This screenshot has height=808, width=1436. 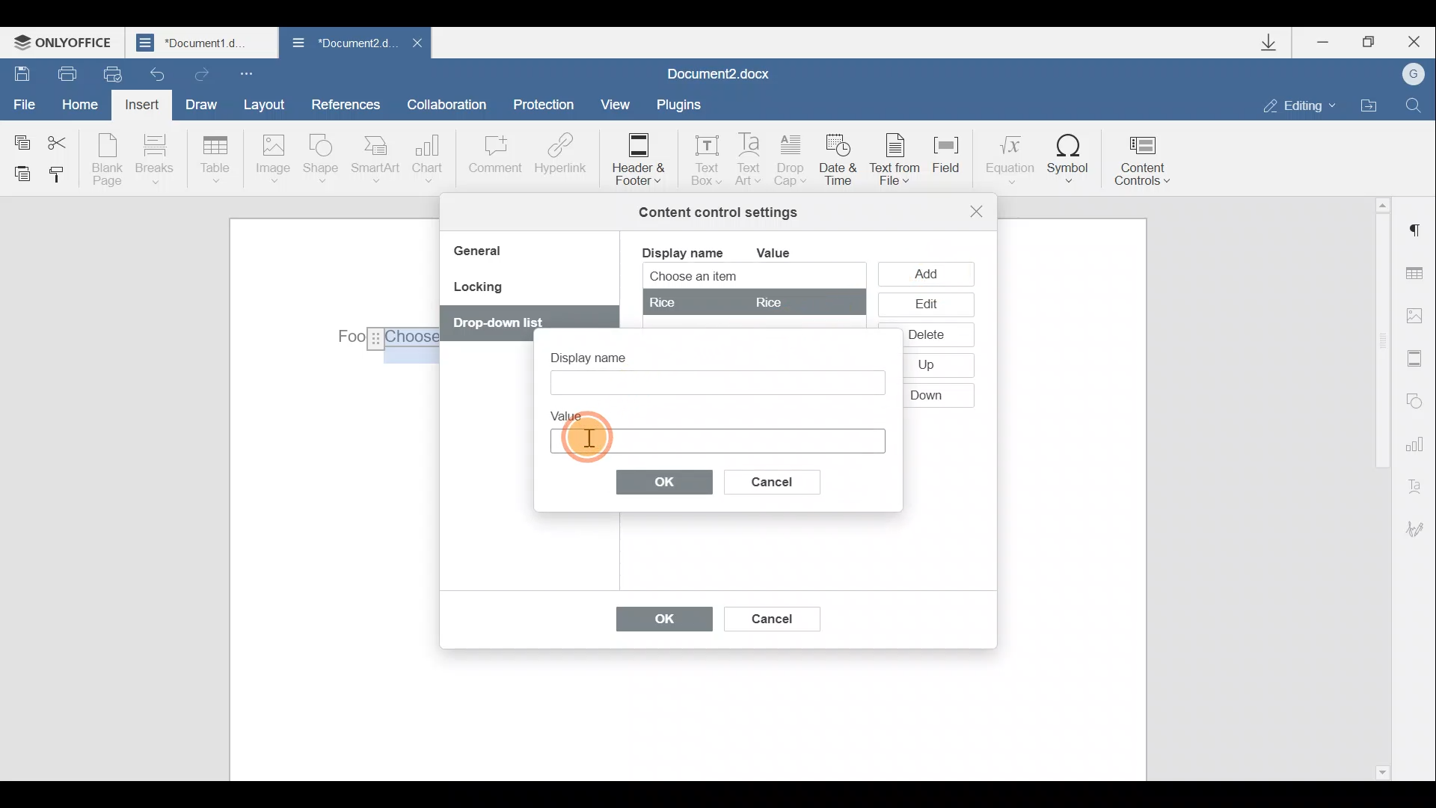 I want to click on Display name, so click(x=601, y=353).